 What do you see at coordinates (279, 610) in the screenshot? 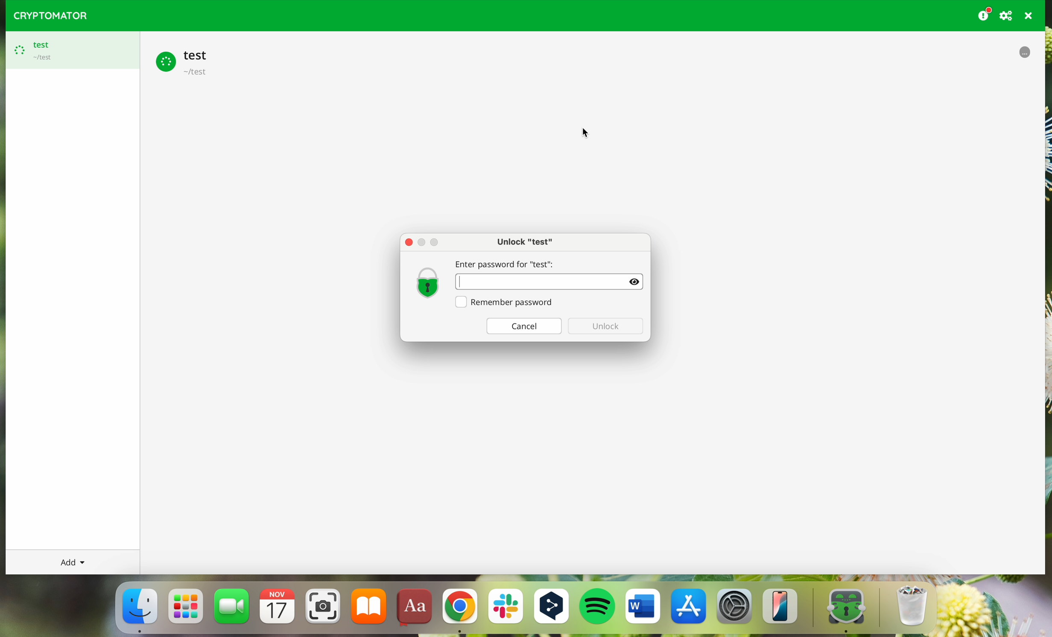
I see `calendar` at bounding box center [279, 610].